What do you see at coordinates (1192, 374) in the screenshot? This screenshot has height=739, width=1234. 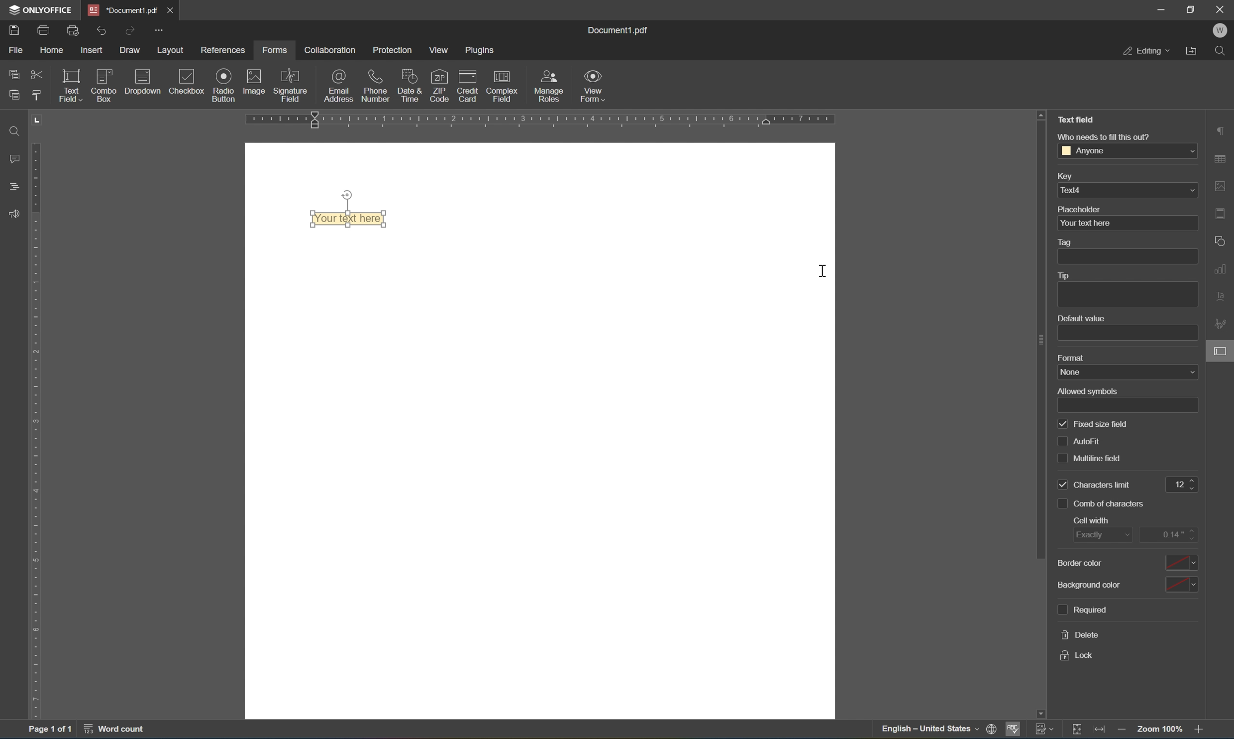 I see `form settings` at bounding box center [1192, 374].